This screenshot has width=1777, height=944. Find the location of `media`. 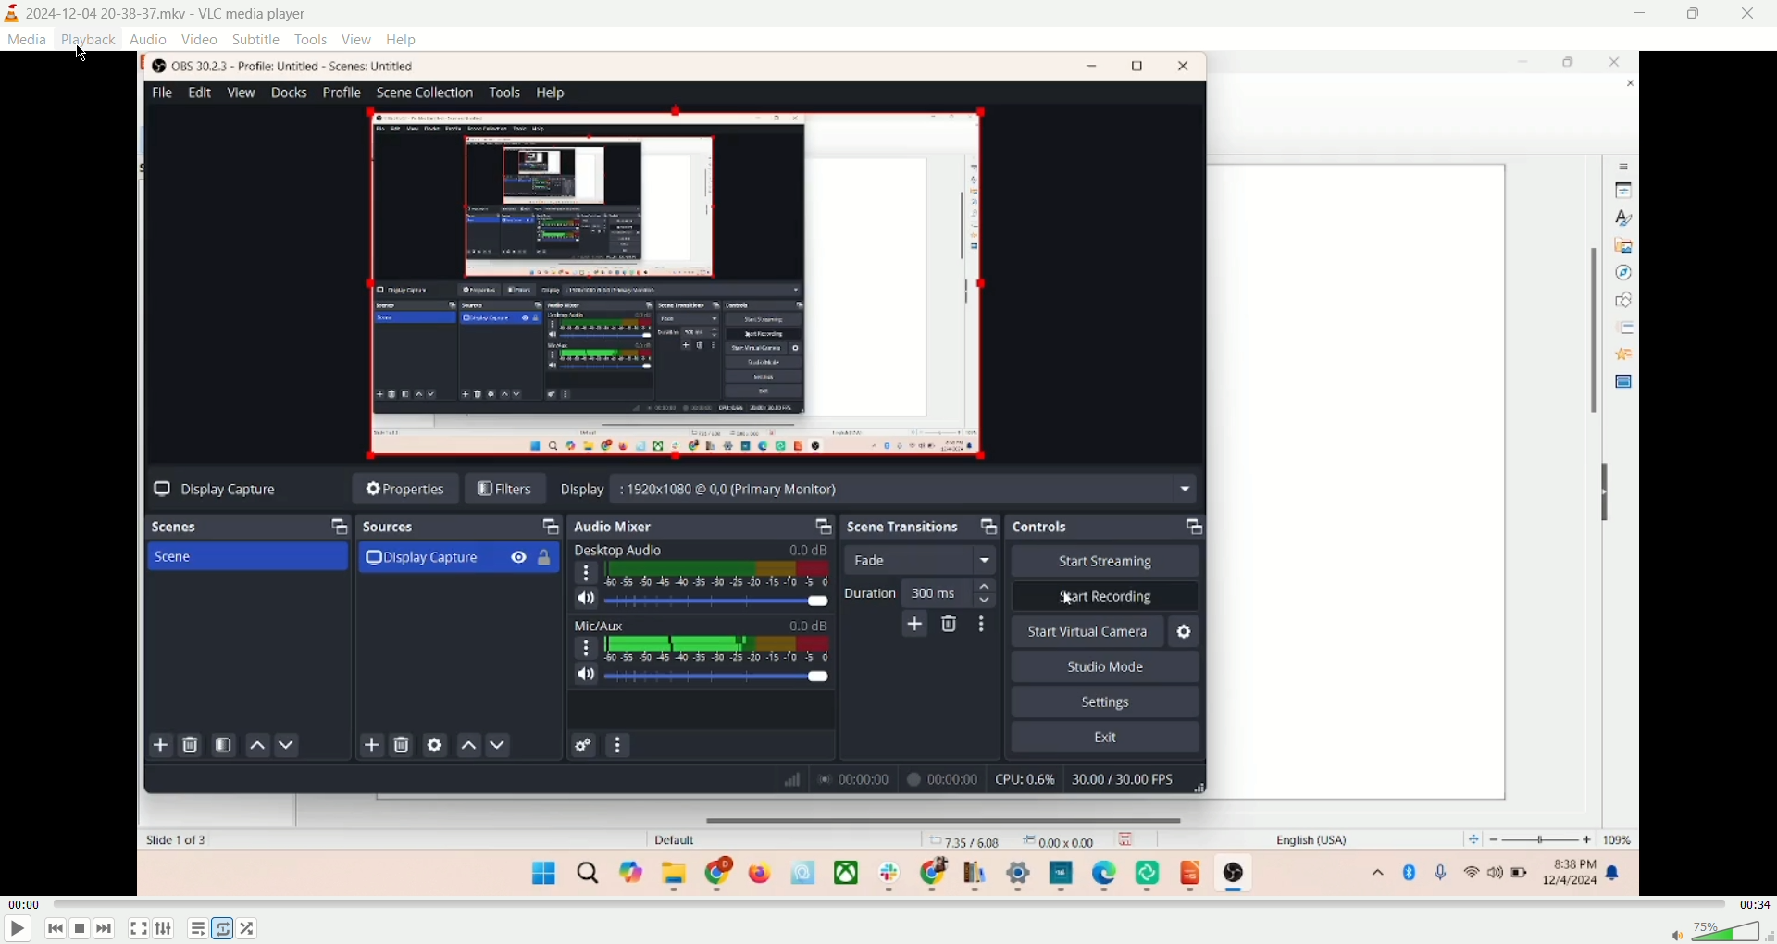

media is located at coordinates (27, 41).